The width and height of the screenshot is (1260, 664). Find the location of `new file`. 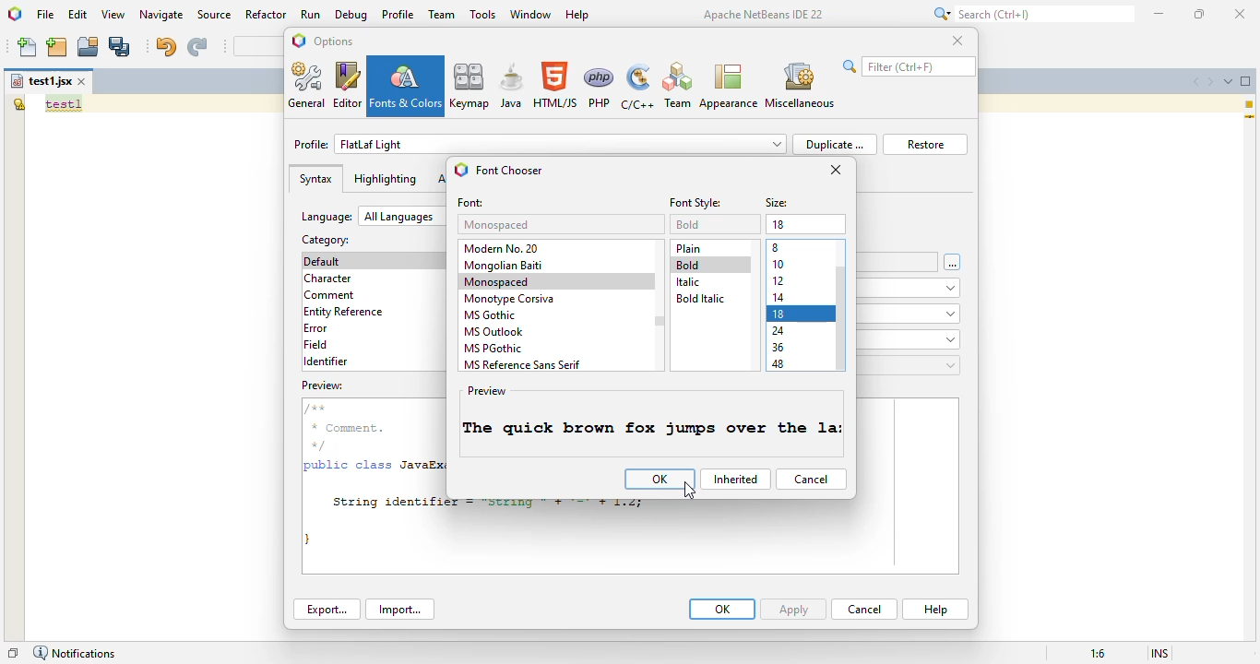

new file is located at coordinates (29, 47).